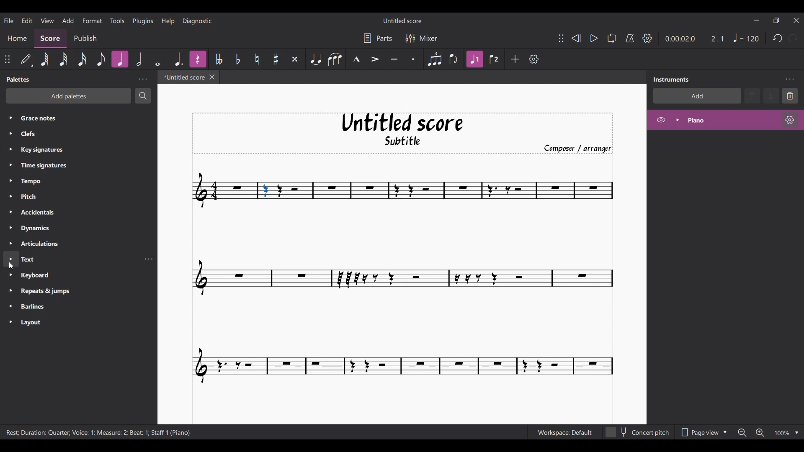 Image resolution: width=804 pixels, height=452 pixels. I want to click on Zoom out, so click(742, 433).